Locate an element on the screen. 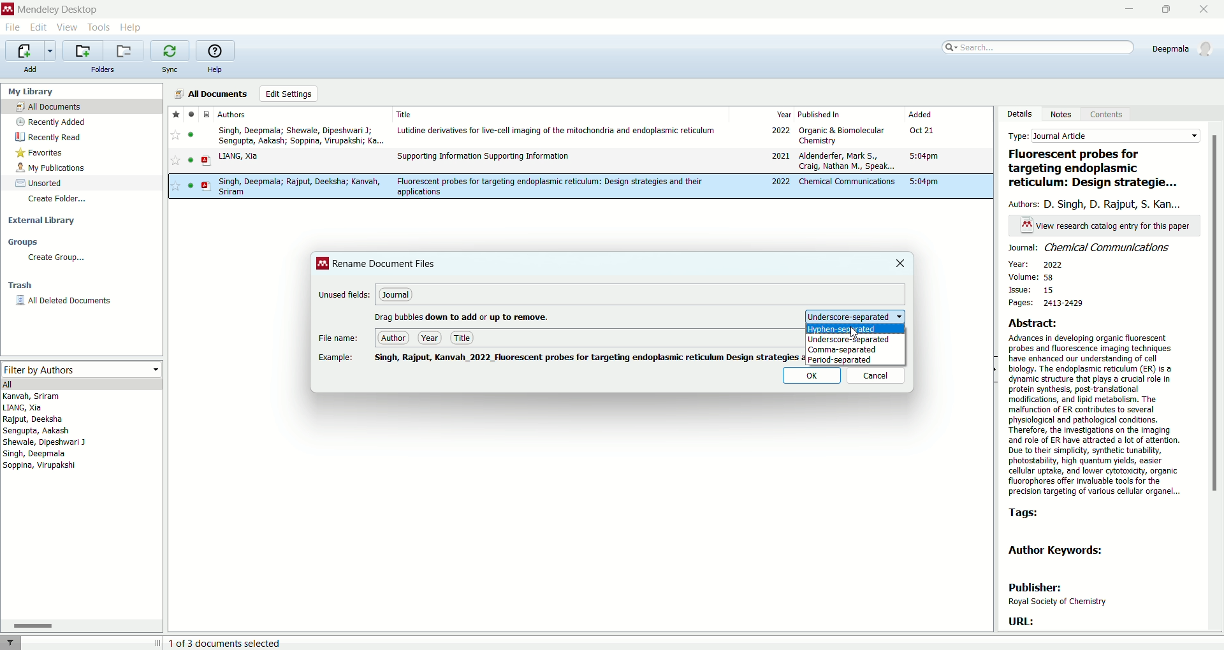 This screenshot has width=1224, height=650. Oct 21 is located at coordinates (924, 131).